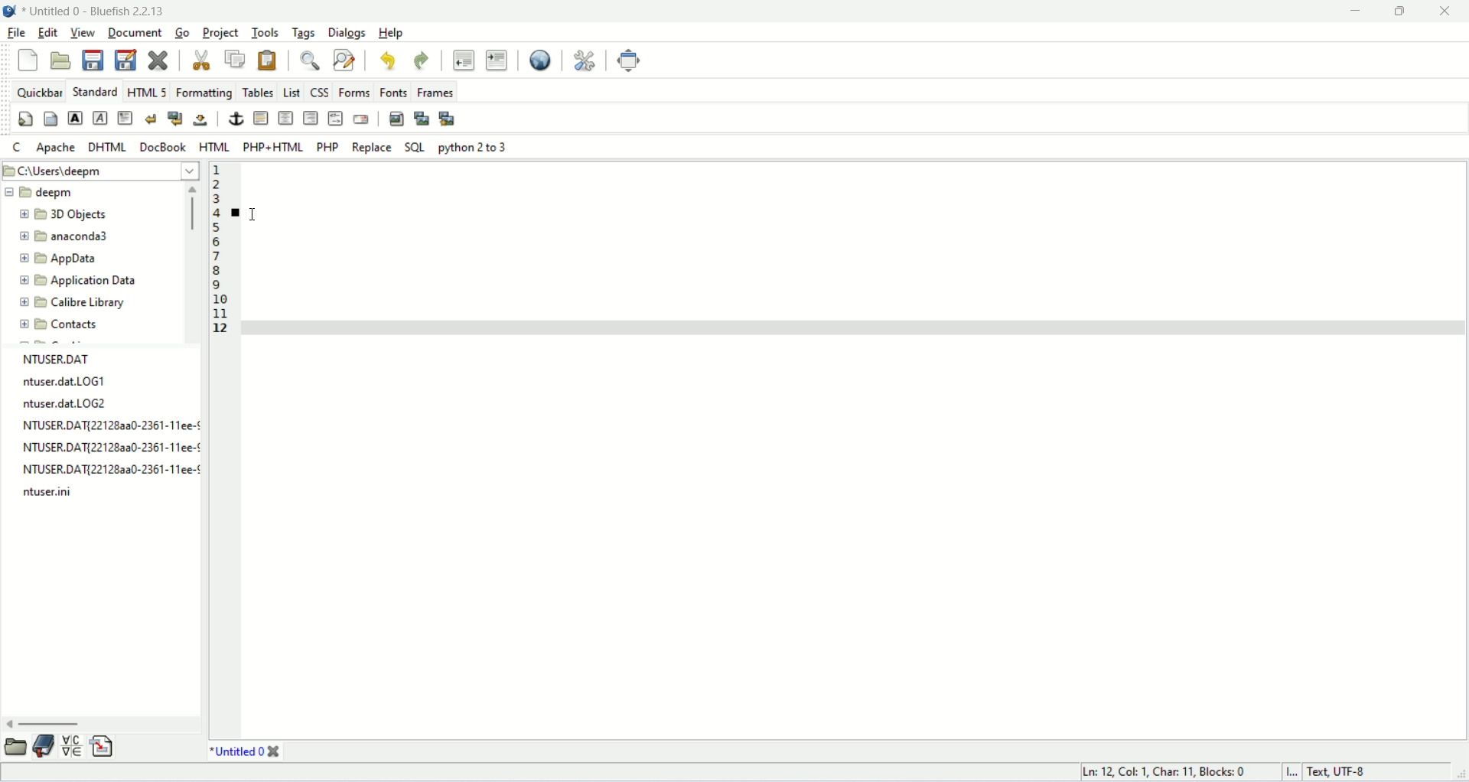 Image resolution: width=1469 pixels, height=782 pixels. I want to click on fullscreen, so click(632, 61).